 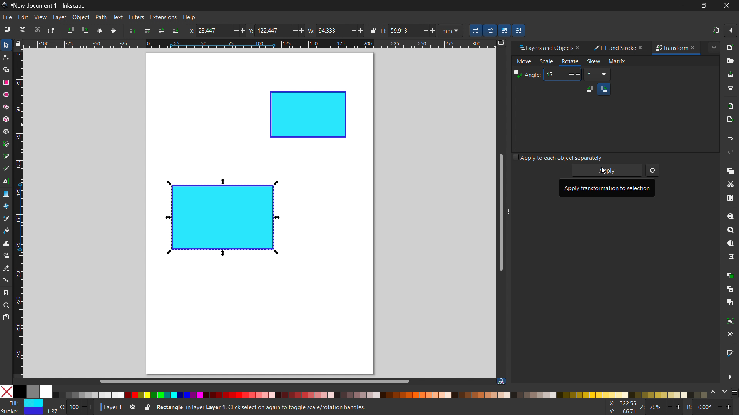 What do you see at coordinates (221, 217) in the screenshot?
I see `object 1` at bounding box center [221, 217].